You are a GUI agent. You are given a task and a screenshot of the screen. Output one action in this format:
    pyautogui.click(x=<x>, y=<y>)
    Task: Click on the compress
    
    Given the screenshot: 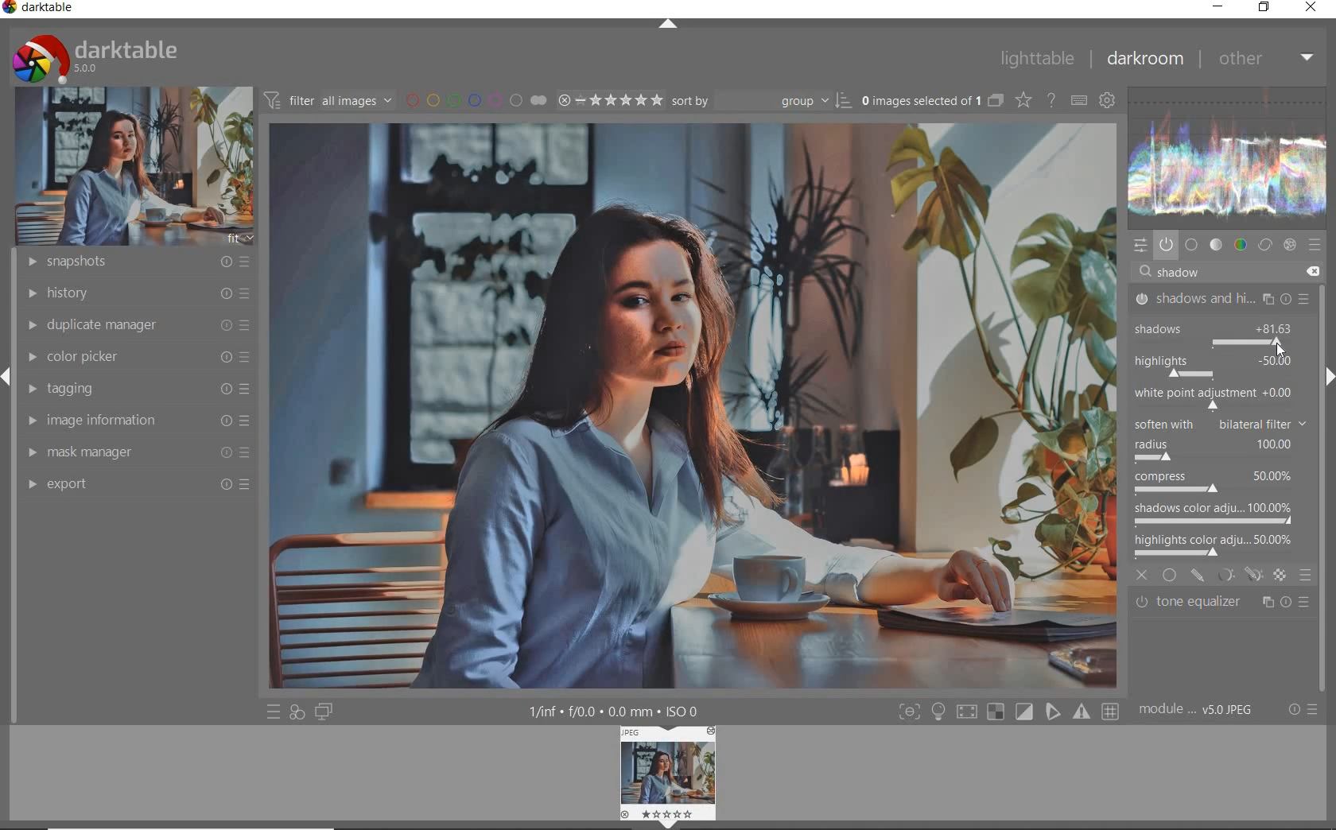 What is the action you would take?
    pyautogui.click(x=1216, y=484)
    